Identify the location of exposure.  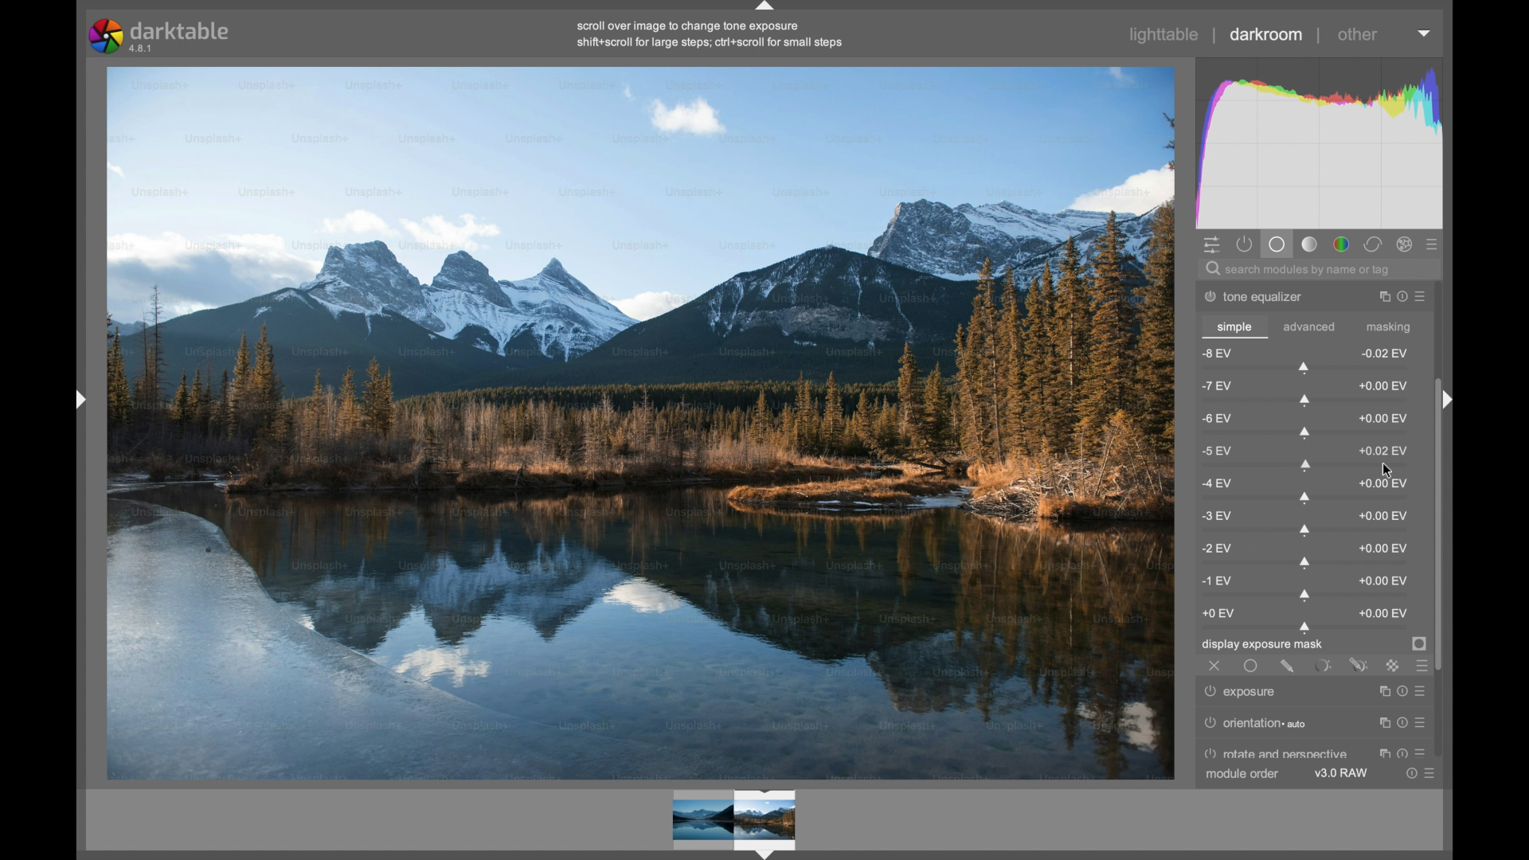
(1242, 692).